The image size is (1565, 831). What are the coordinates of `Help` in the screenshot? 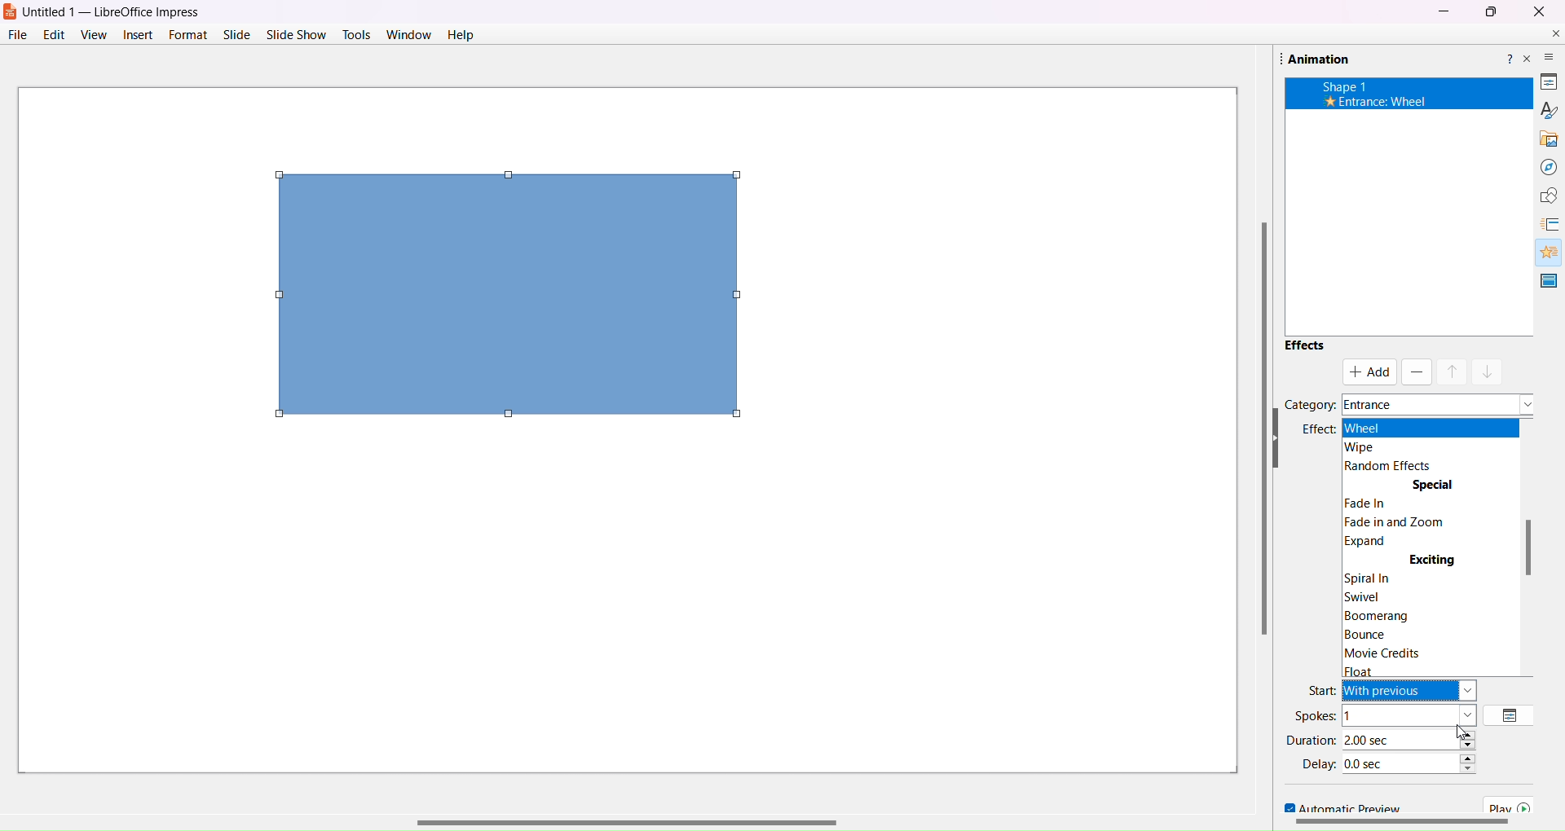 It's located at (460, 36).